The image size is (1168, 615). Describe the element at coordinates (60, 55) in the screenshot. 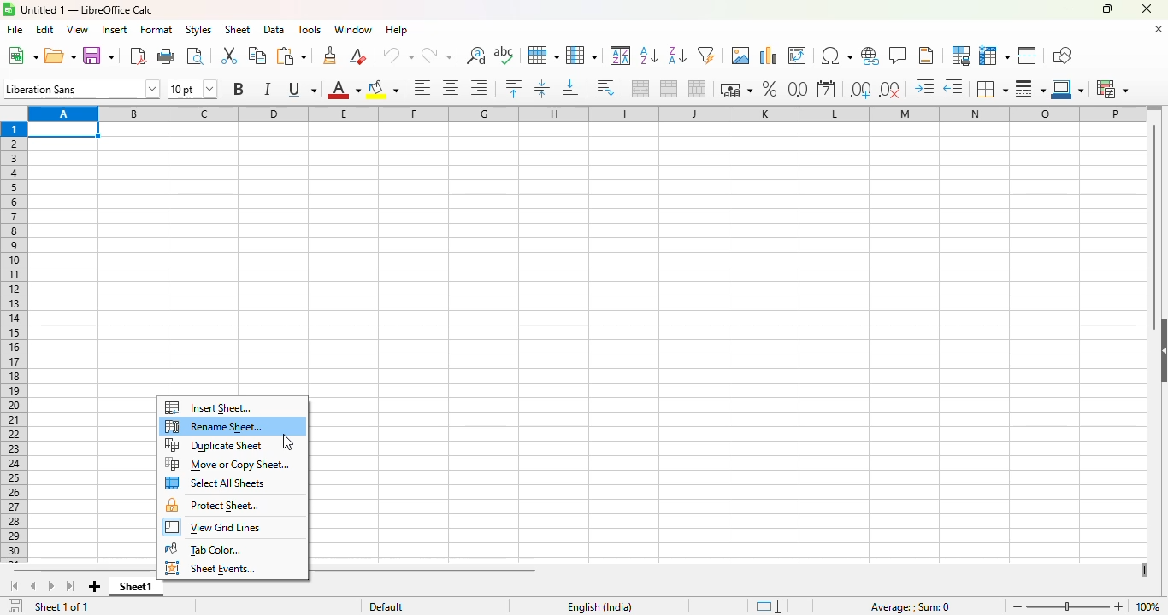

I see `open` at that location.